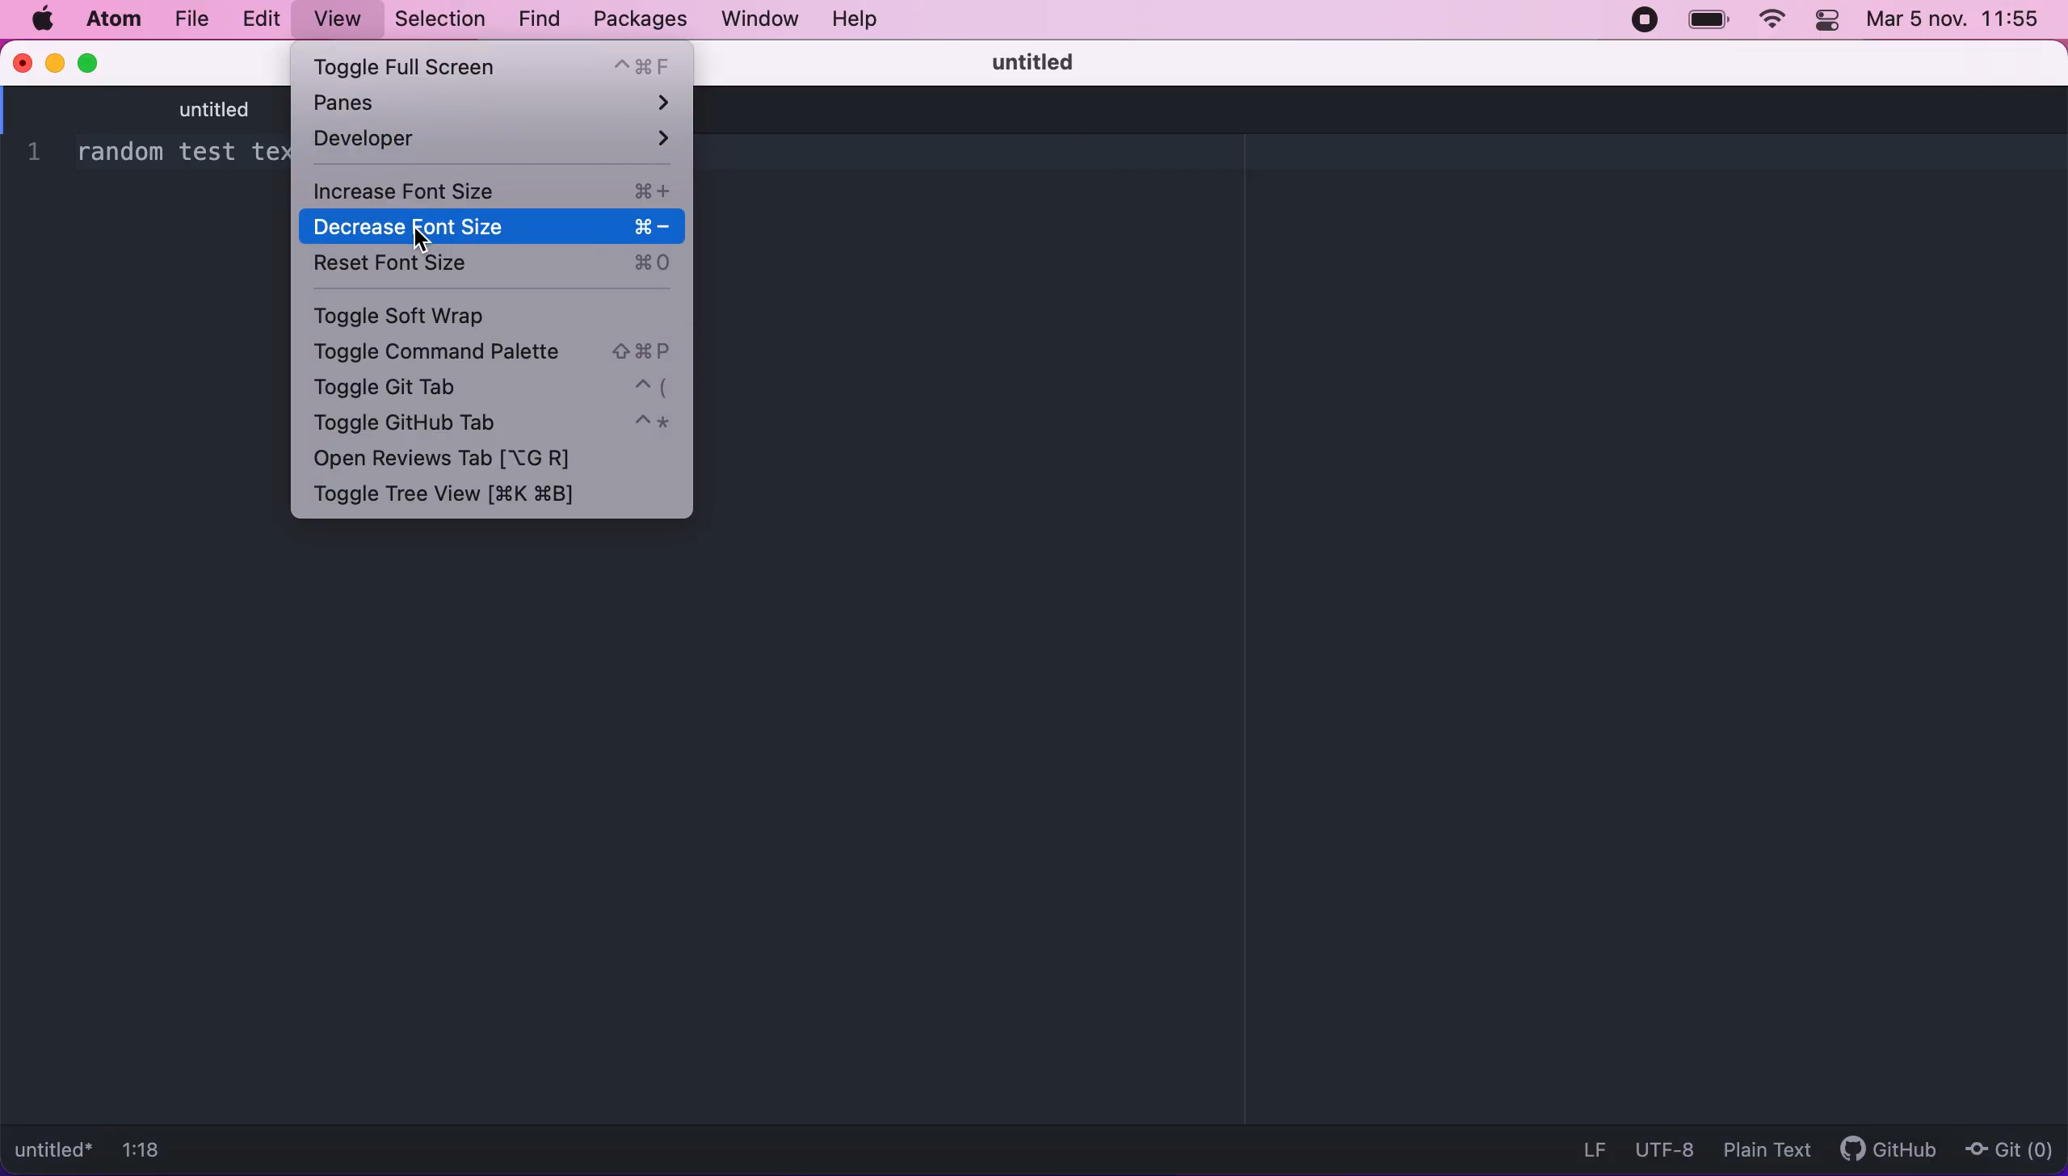 The height and width of the screenshot is (1176, 2068). What do you see at coordinates (1826, 23) in the screenshot?
I see `panel control` at bounding box center [1826, 23].